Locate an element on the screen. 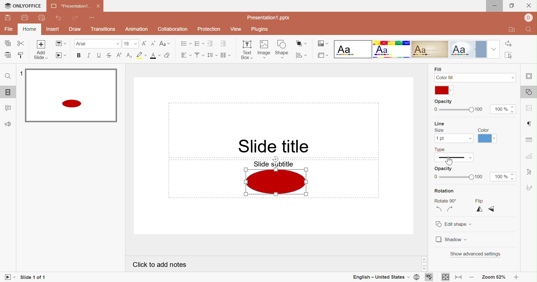  Copy style is located at coordinates (21, 55).